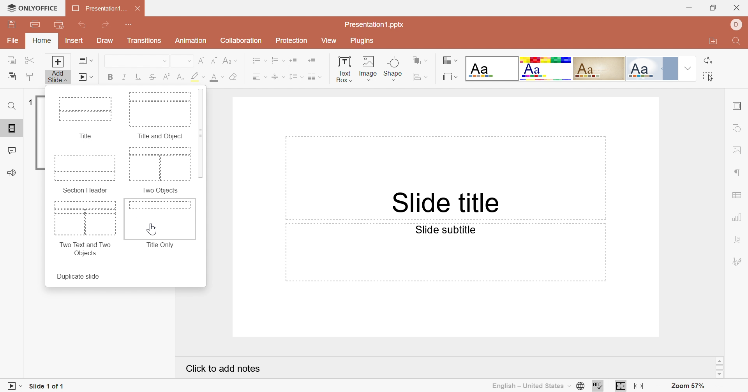 The image size is (748, 392). I want to click on Change slide layout, so click(85, 60).